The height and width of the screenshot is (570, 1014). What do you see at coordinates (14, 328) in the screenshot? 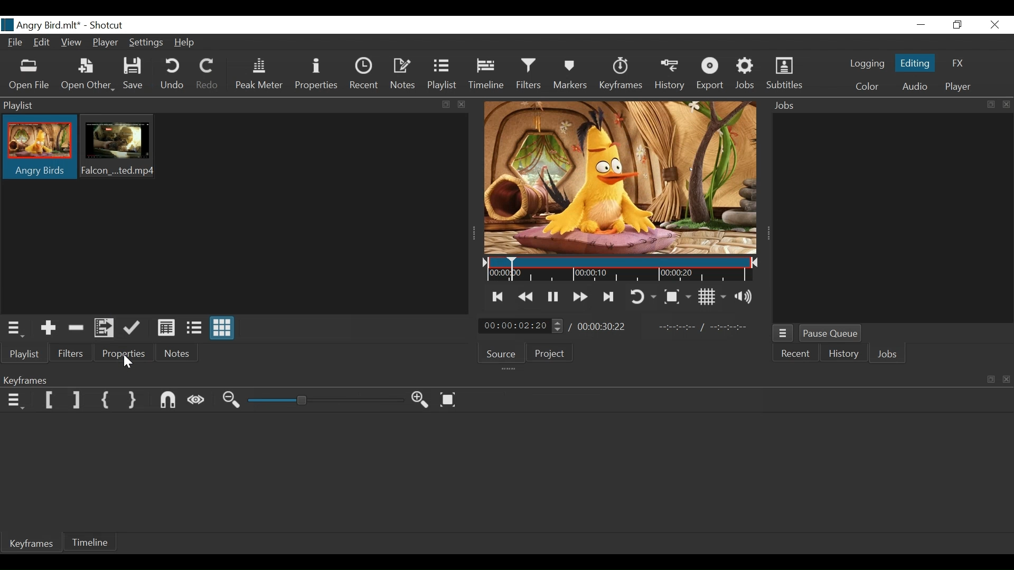
I see `Playlist menu` at bounding box center [14, 328].